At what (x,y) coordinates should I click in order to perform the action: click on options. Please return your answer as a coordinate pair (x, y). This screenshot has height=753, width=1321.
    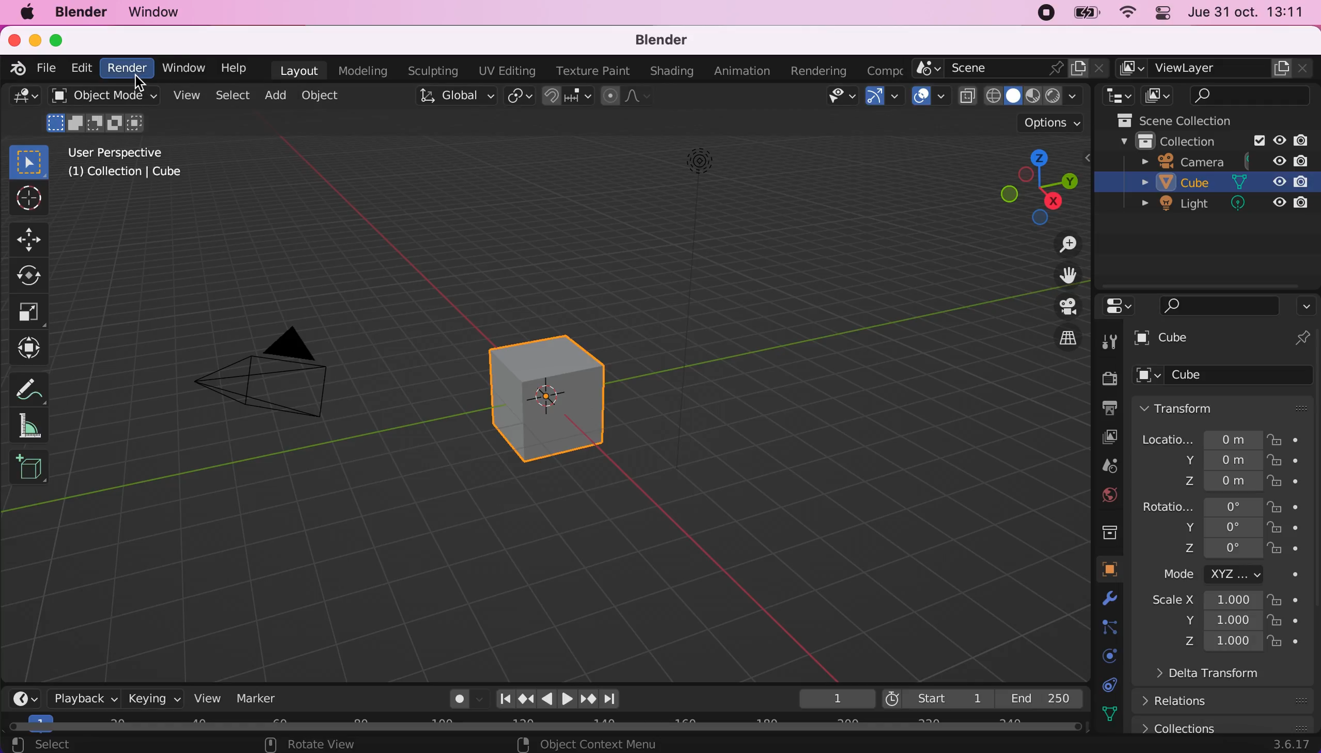
    Looking at the image, I should click on (1306, 306).